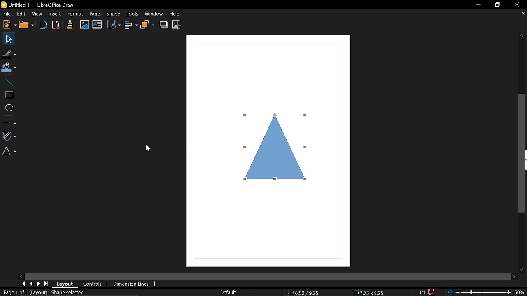  I want to click on Export as pdf, so click(56, 25).